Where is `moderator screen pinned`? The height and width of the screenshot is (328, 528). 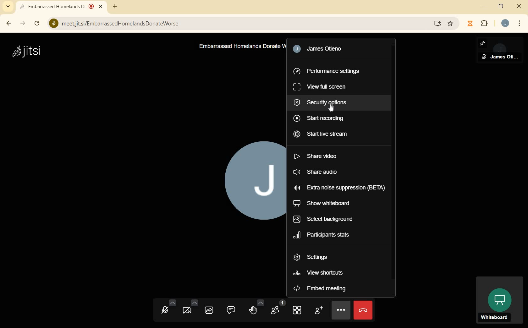 moderator screen pinned is located at coordinates (500, 51).